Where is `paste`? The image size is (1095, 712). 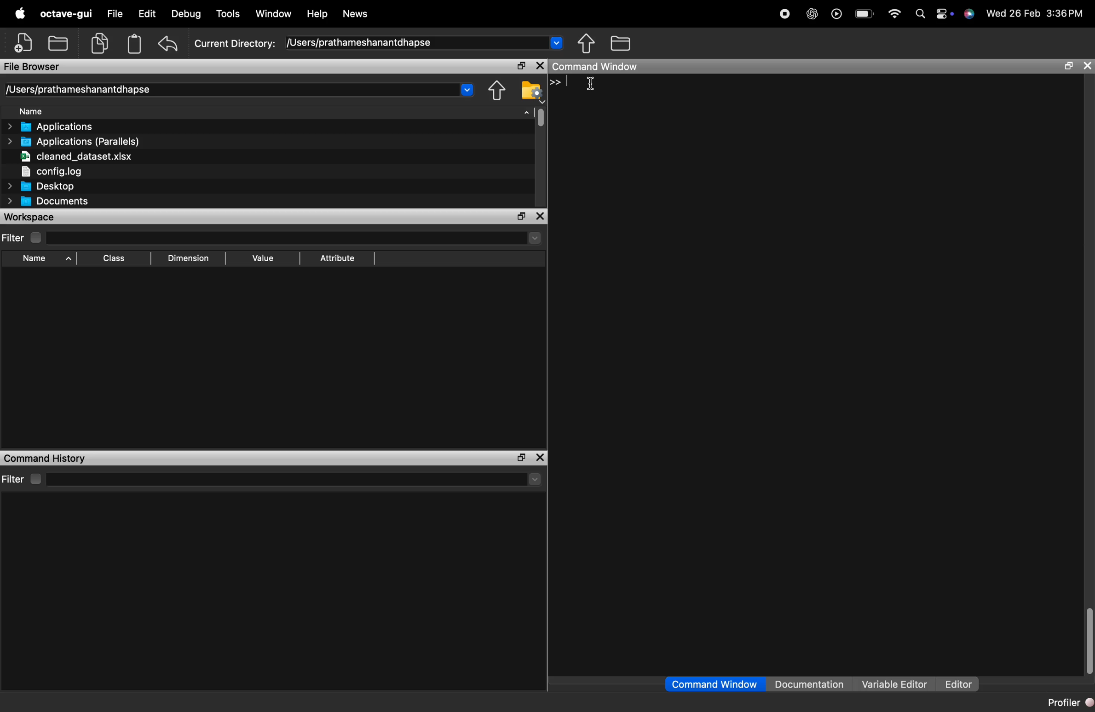
paste is located at coordinates (135, 44).